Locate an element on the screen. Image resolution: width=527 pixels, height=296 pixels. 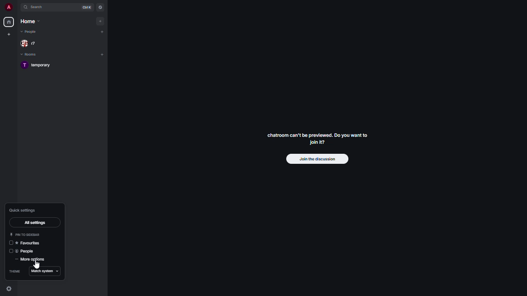
all settings is located at coordinates (35, 223).